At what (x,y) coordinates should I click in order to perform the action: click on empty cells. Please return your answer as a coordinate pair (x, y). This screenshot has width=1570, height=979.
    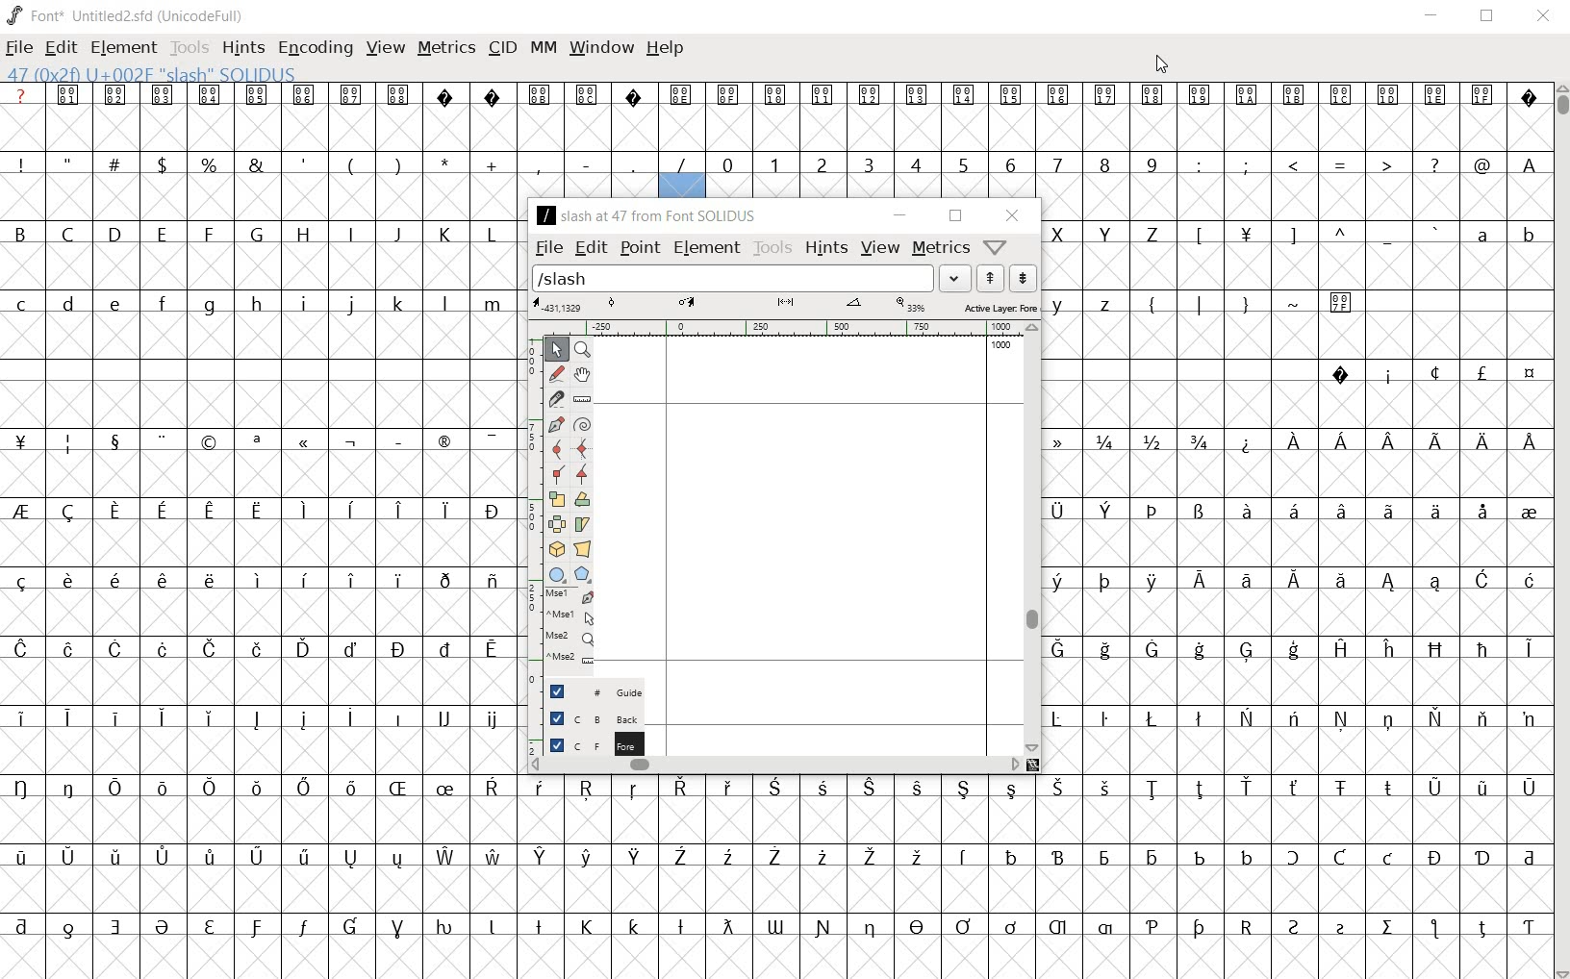
    Looking at the image, I should click on (264, 403).